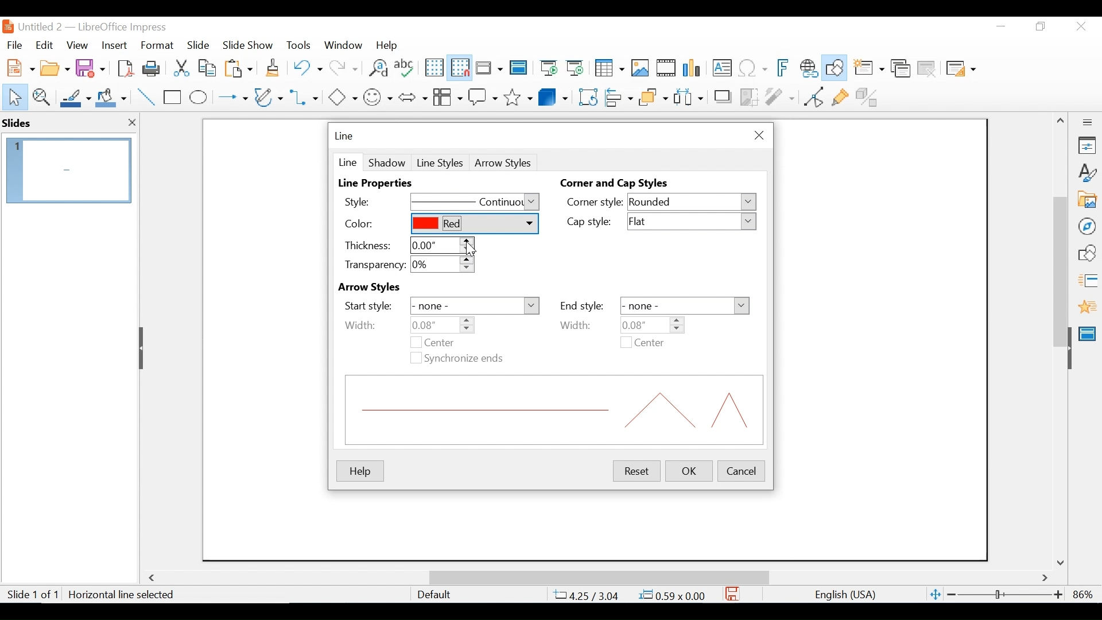  Describe the element at coordinates (472, 250) in the screenshot. I see `Cursor` at that location.